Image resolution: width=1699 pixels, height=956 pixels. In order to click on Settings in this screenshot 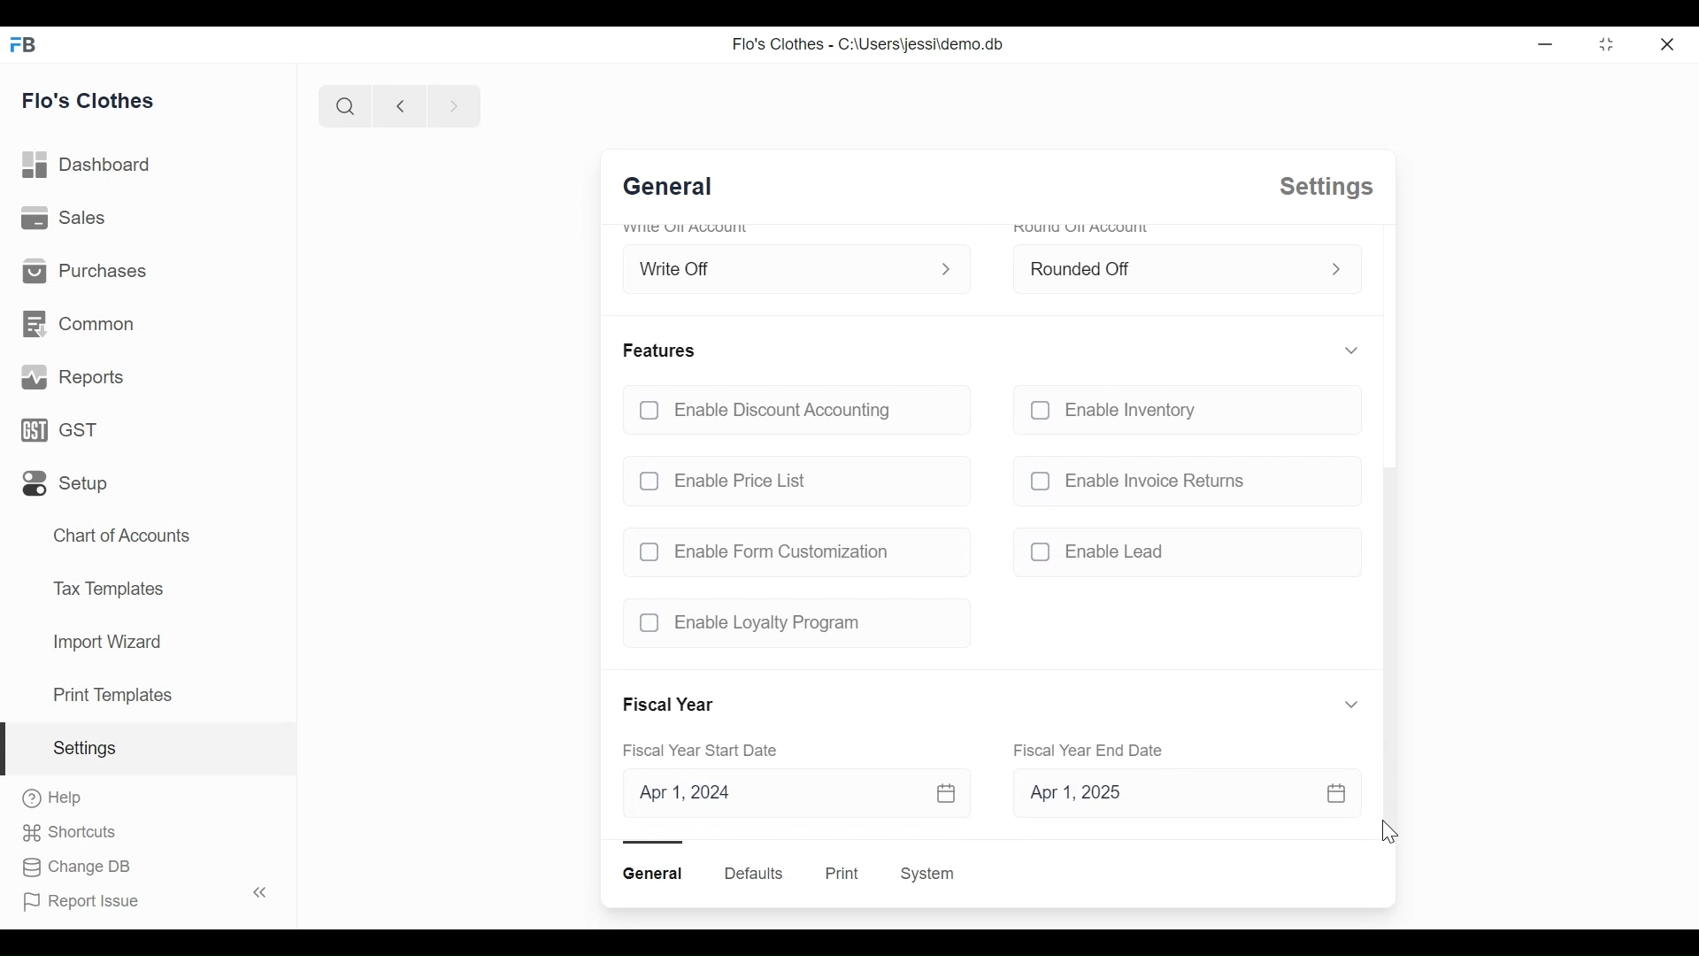, I will do `click(1323, 187)`.